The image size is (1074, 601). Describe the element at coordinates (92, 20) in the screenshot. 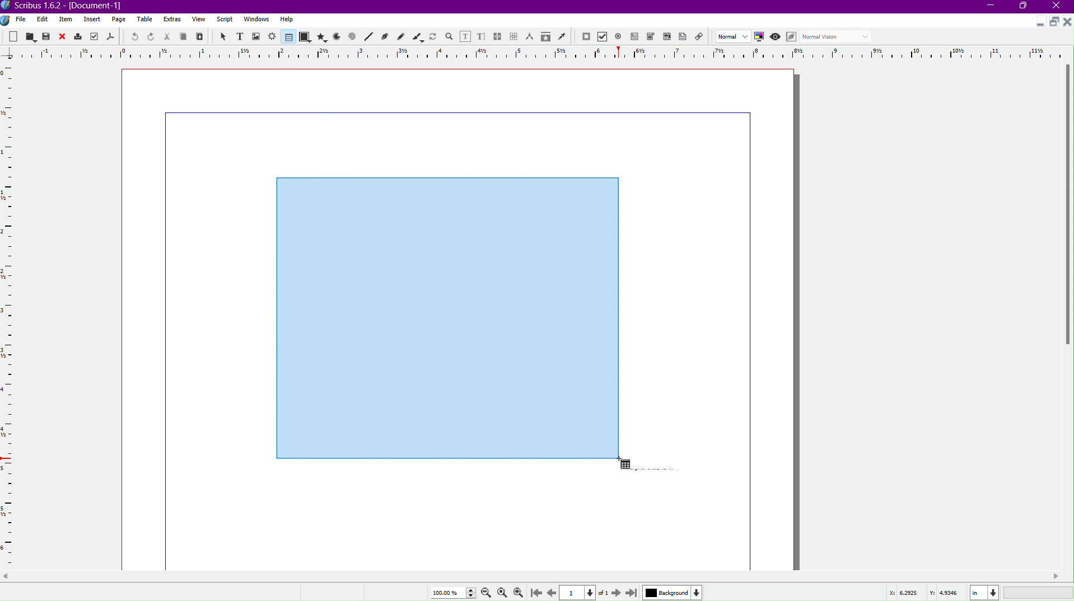

I see `Insert` at that location.